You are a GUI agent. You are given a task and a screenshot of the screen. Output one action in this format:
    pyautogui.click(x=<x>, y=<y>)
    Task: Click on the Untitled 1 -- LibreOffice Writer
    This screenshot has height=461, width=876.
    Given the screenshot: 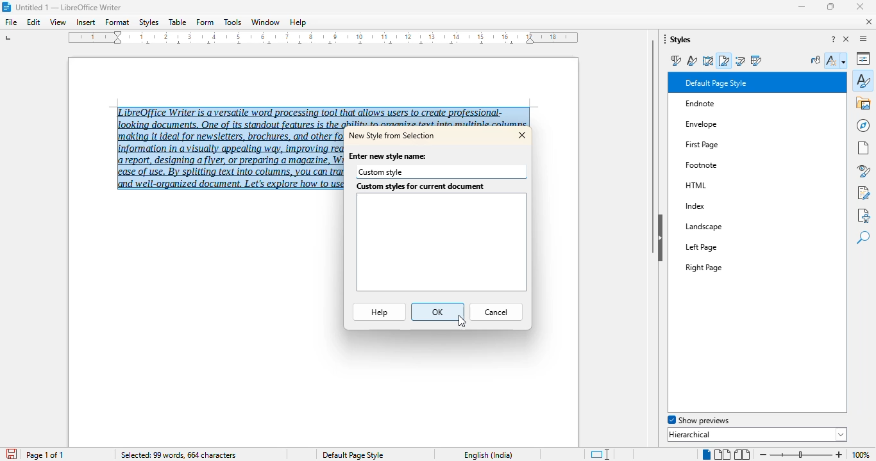 What is the action you would take?
    pyautogui.click(x=71, y=8)
    